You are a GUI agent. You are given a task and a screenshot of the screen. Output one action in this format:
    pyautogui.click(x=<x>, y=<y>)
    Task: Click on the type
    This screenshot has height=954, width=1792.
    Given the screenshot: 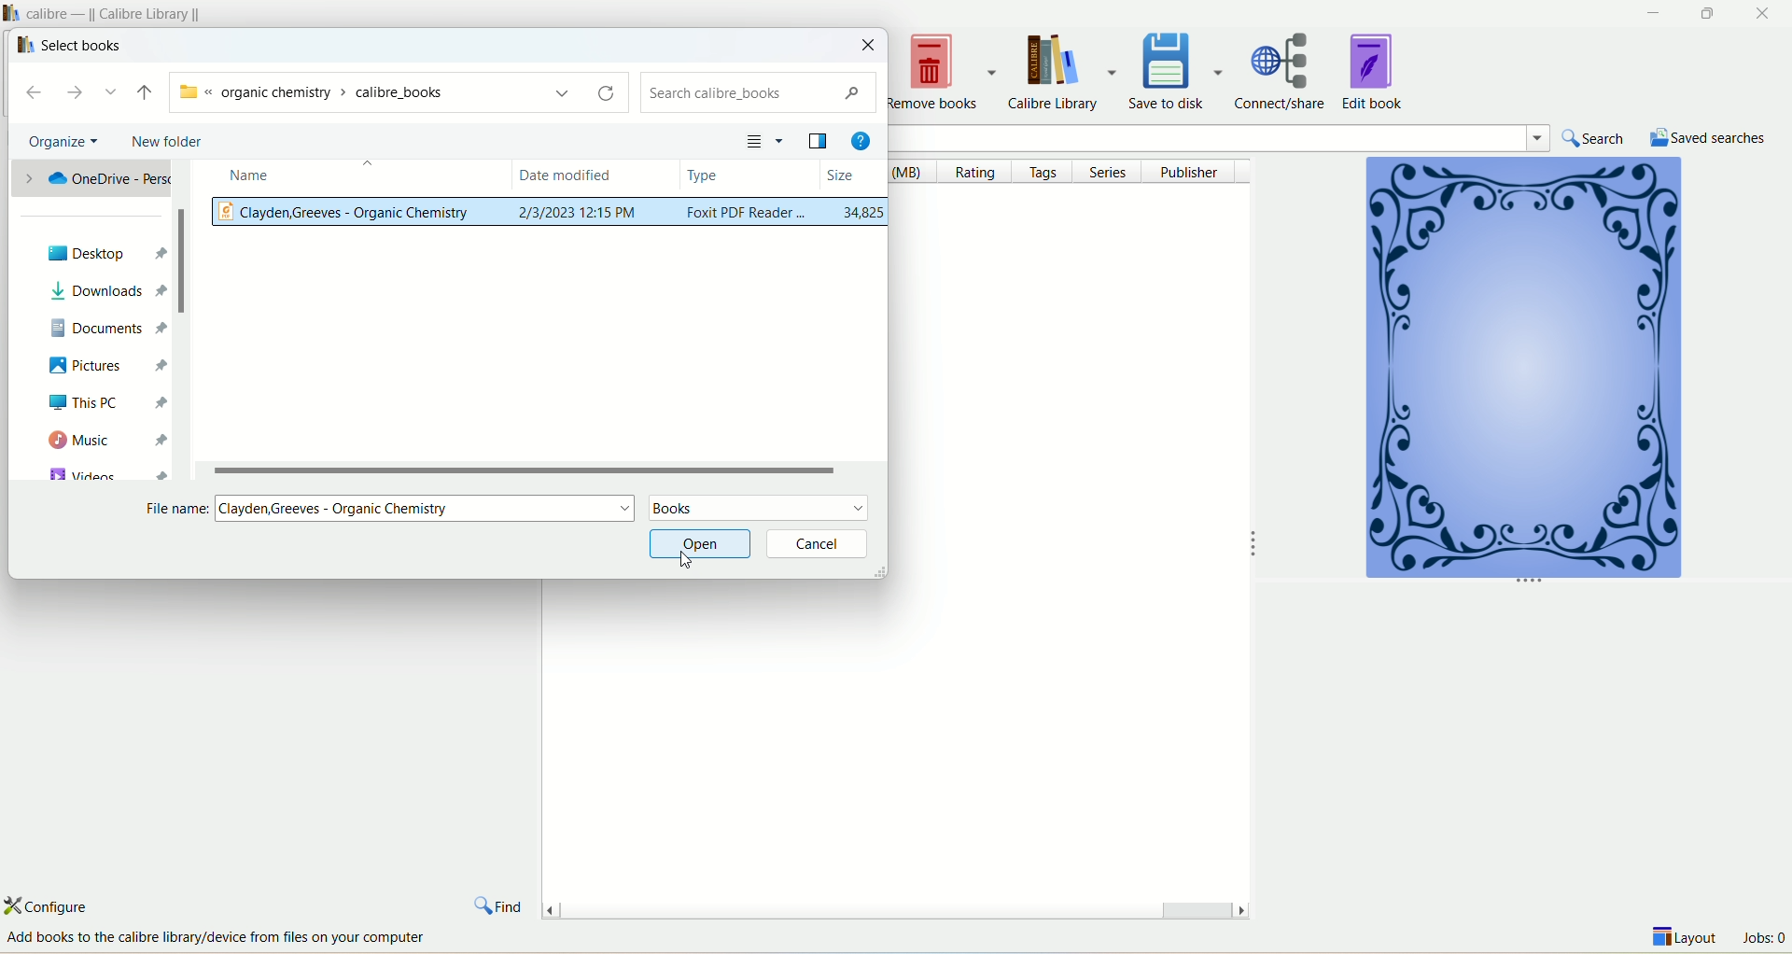 What is the action you would take?
    pyautogui.click(x=749, y=175)
    